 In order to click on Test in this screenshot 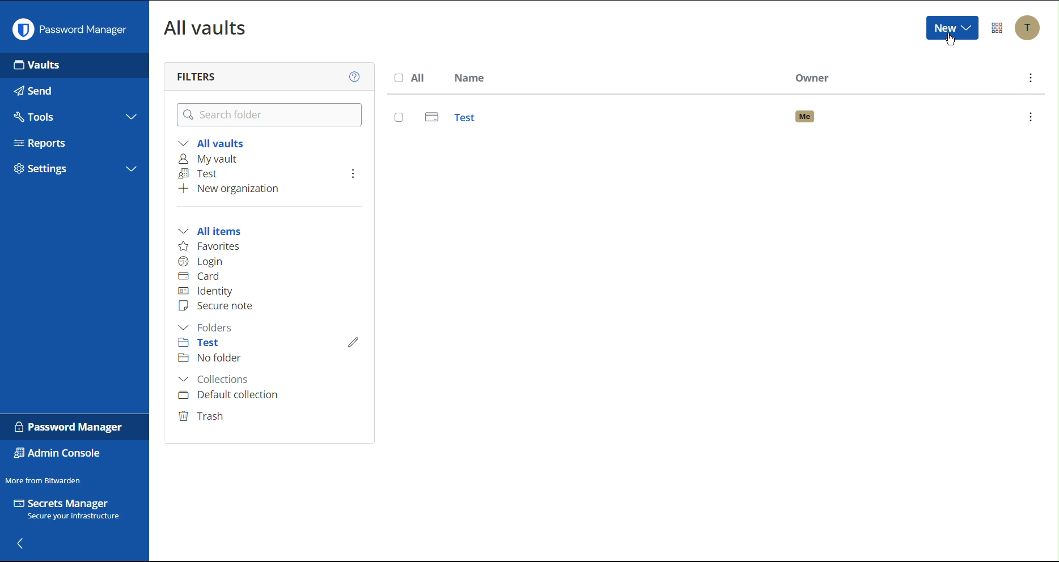, I will do `click(207, 344)`.